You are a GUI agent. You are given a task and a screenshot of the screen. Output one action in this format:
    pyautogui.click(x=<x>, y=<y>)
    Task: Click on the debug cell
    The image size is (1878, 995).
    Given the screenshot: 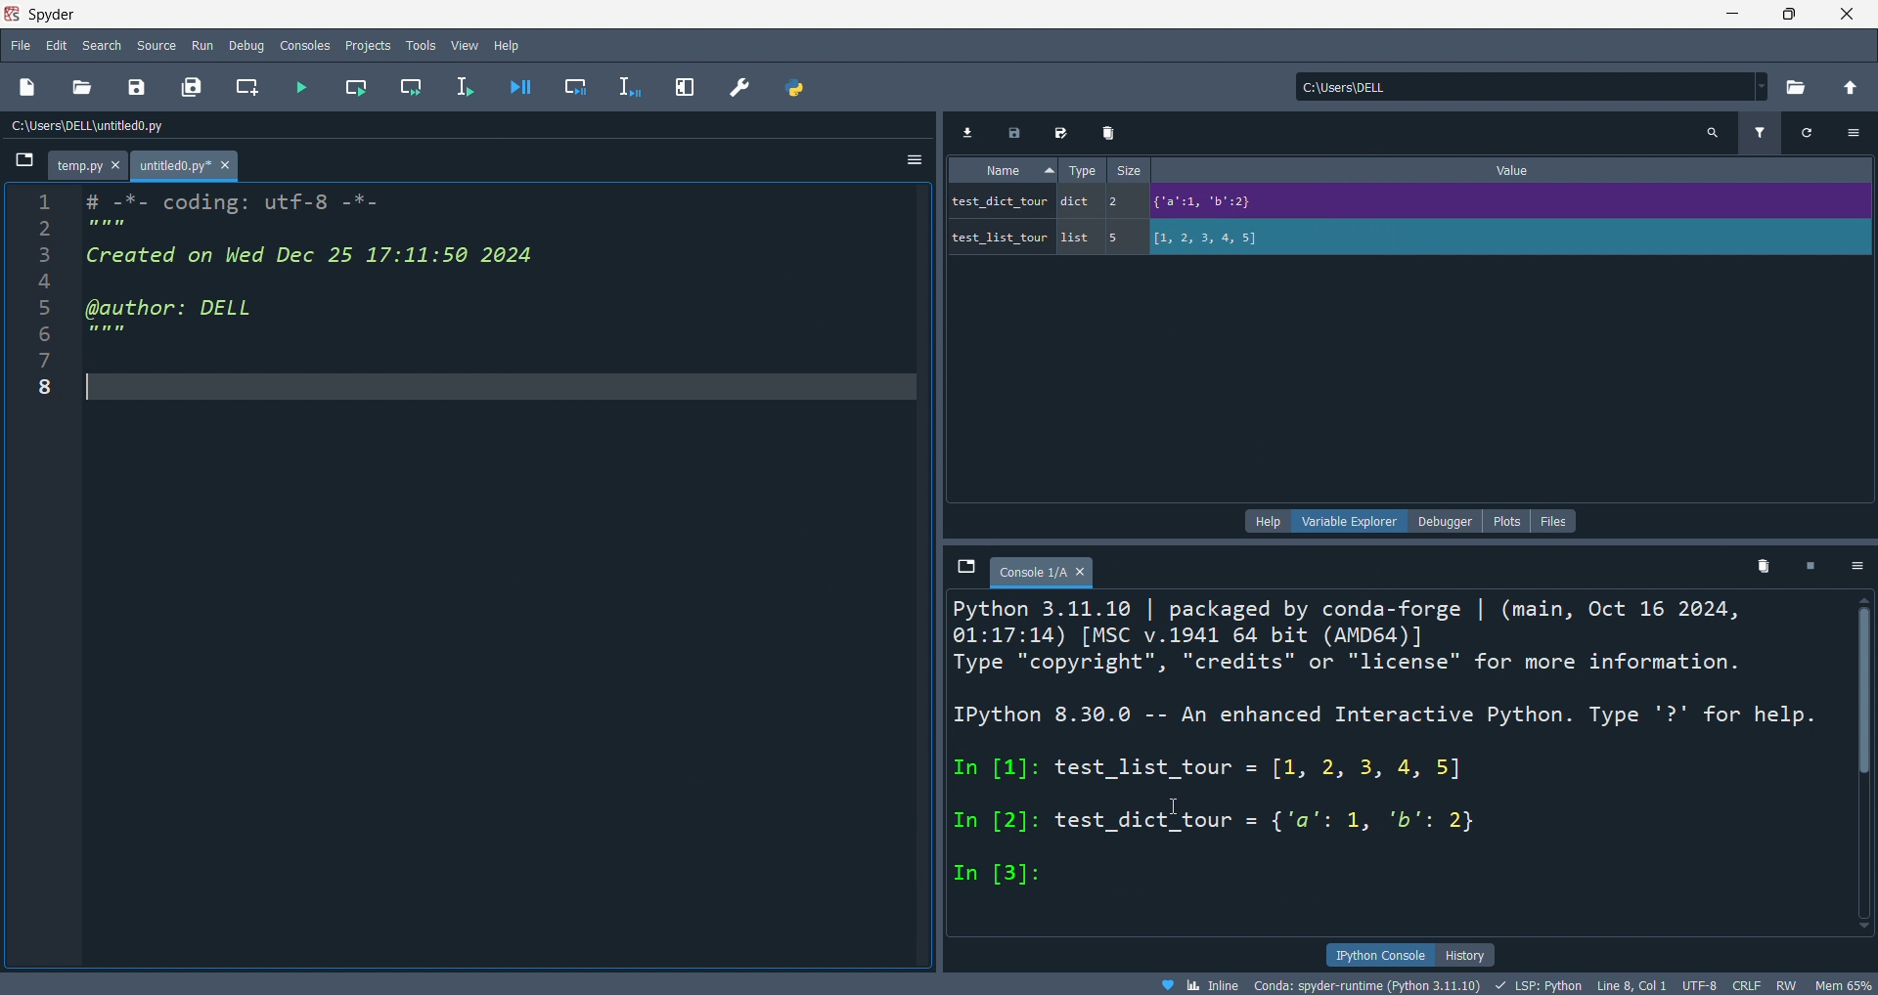 What is the action you would take?
    pyautogui.click(x=578, y=78)
    